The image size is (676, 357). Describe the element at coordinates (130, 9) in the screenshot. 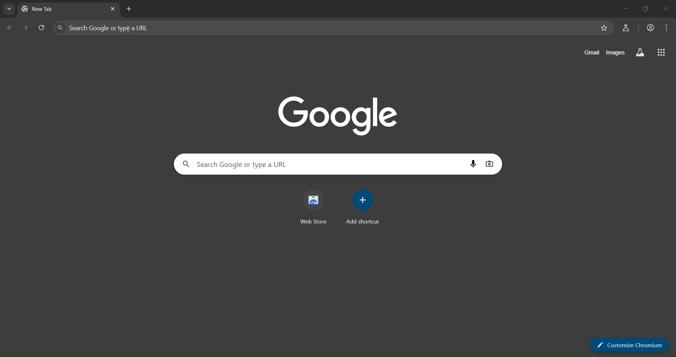

I see `new tab` at that location.